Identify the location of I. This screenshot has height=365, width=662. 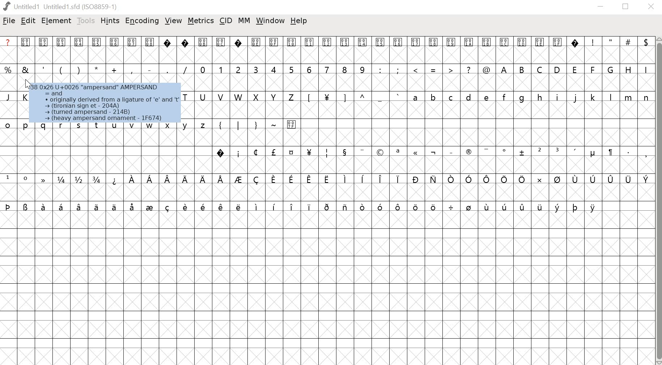
(645, 69).